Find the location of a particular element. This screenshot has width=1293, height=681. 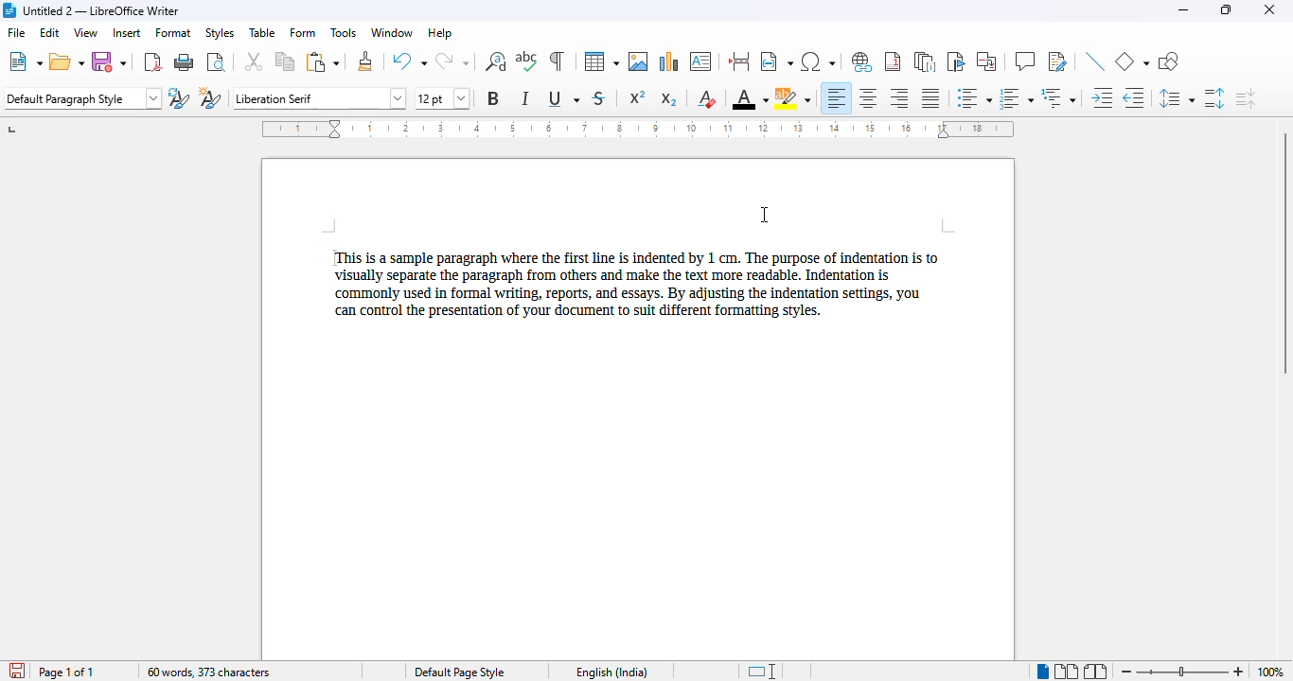

minimize is located at coordinates (1182, 10).